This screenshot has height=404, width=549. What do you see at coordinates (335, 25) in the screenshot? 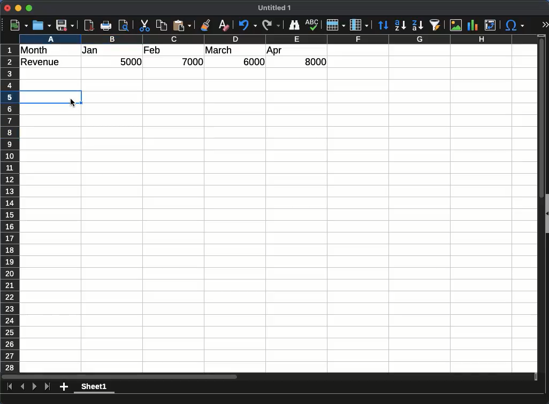
I see `row` at bounding box center [335, 25].